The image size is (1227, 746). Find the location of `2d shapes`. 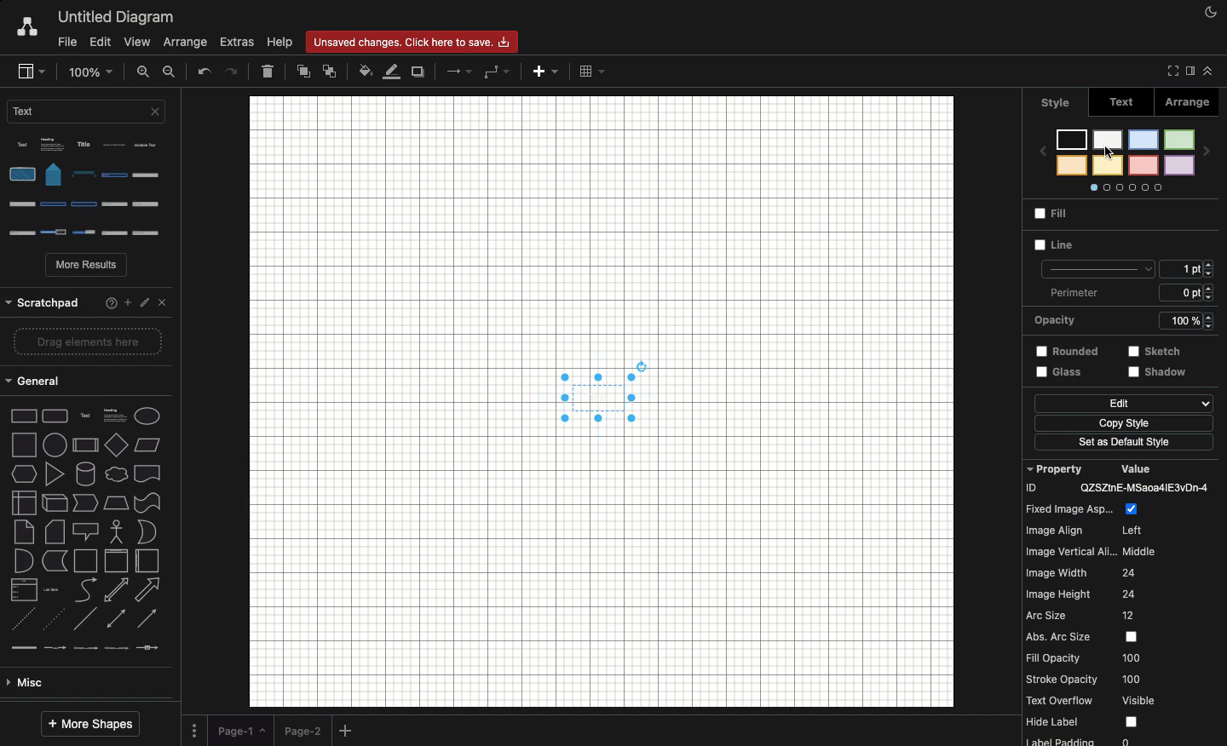

2d shapes is located at coordinates (87, 347).